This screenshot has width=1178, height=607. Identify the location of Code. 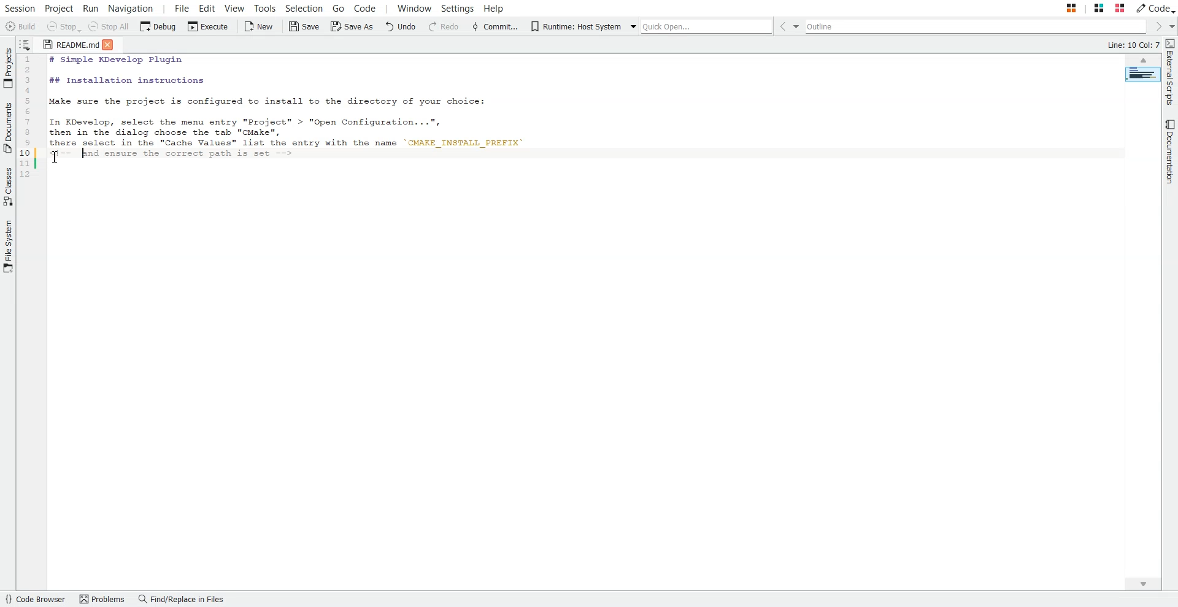
(1155, 8).